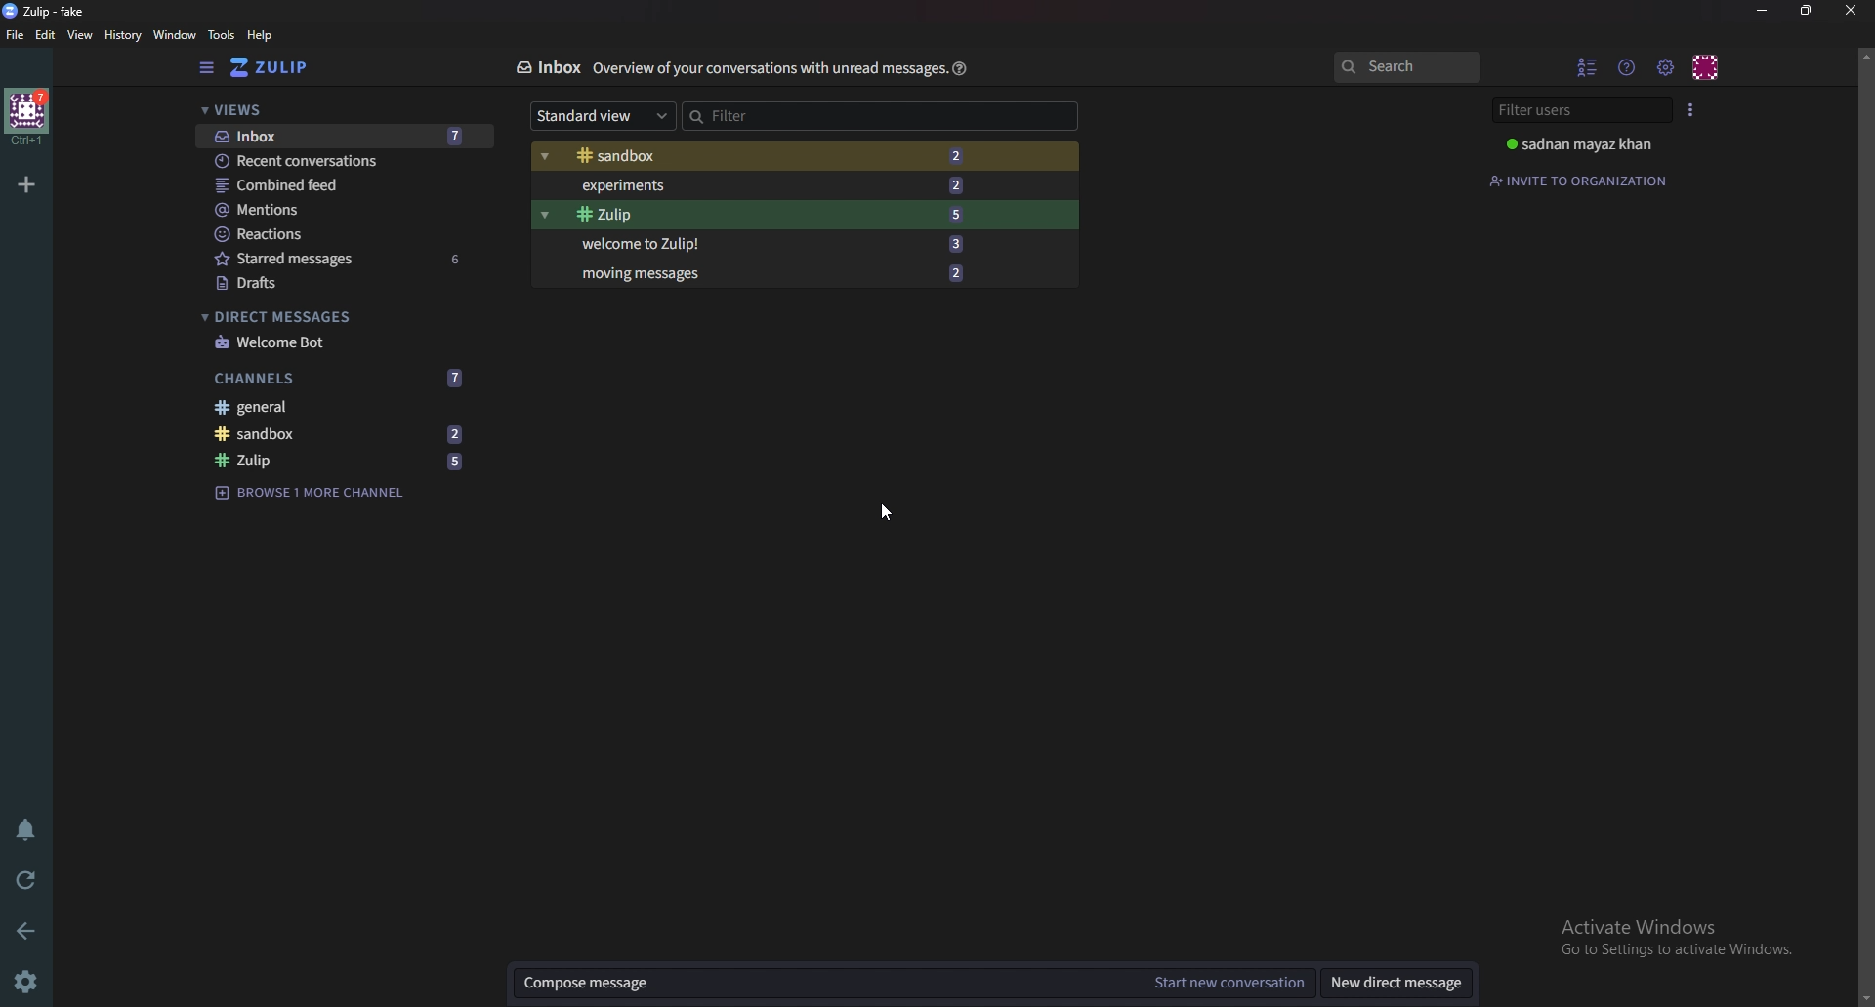 The height and width of the screenshot is (1007, 1875). I want to click on Compose message, so click(822, 984).